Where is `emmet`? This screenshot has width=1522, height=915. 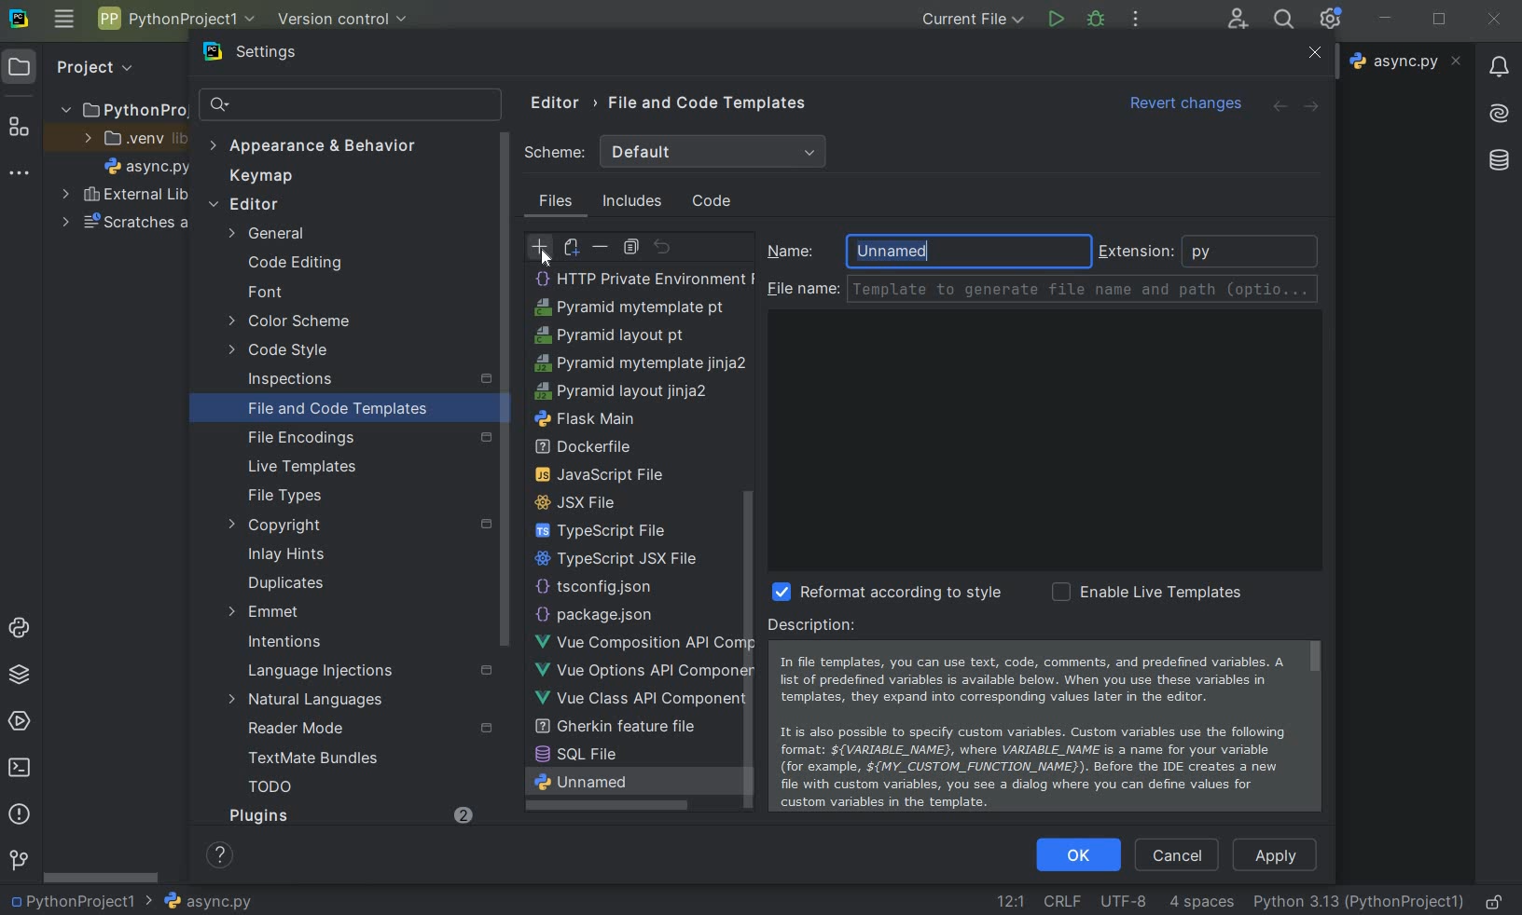 emmet is located at coordinates (282, 613).